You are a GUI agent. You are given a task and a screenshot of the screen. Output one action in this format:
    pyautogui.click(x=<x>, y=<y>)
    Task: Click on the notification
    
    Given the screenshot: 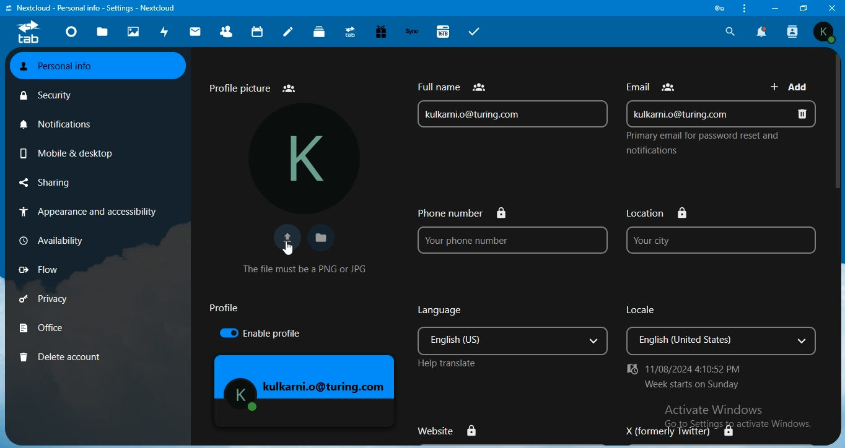 What is the action you would take?
    pyautogui.click(x=762, y=32)
    